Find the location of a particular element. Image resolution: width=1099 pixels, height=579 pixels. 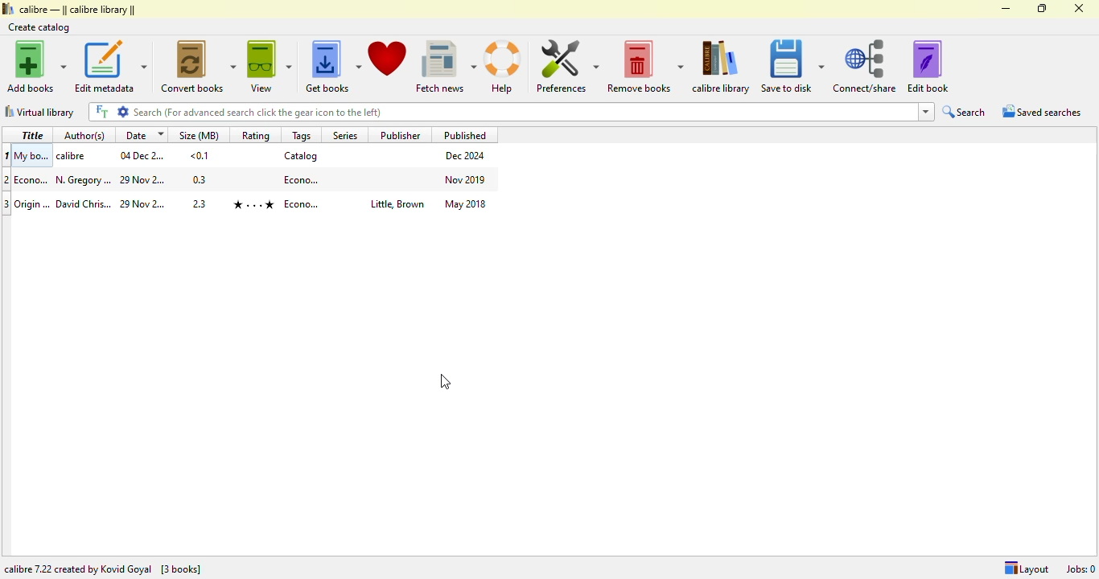

calibre library is located at coordinates (77, 10).